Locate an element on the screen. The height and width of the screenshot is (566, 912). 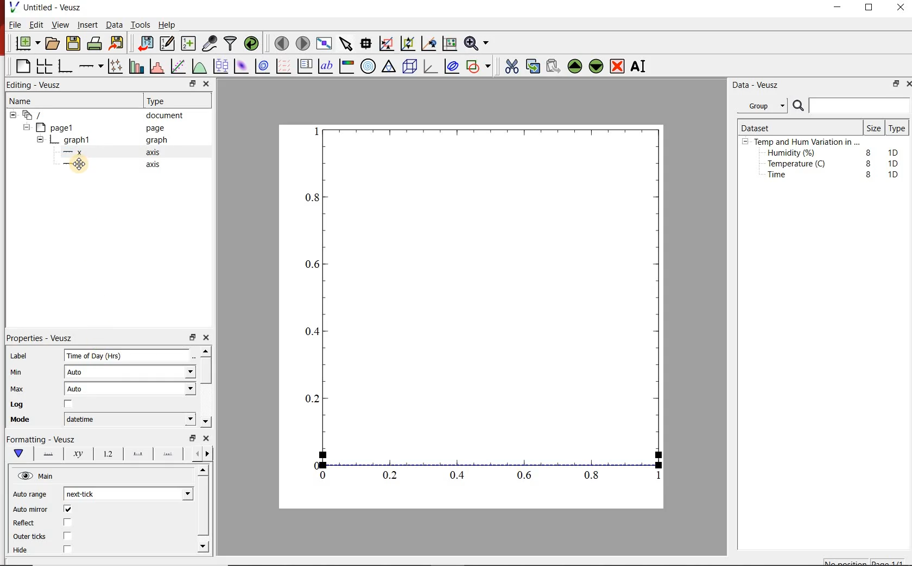
arrange graphs in a grid is located at coordinates (46, 65).